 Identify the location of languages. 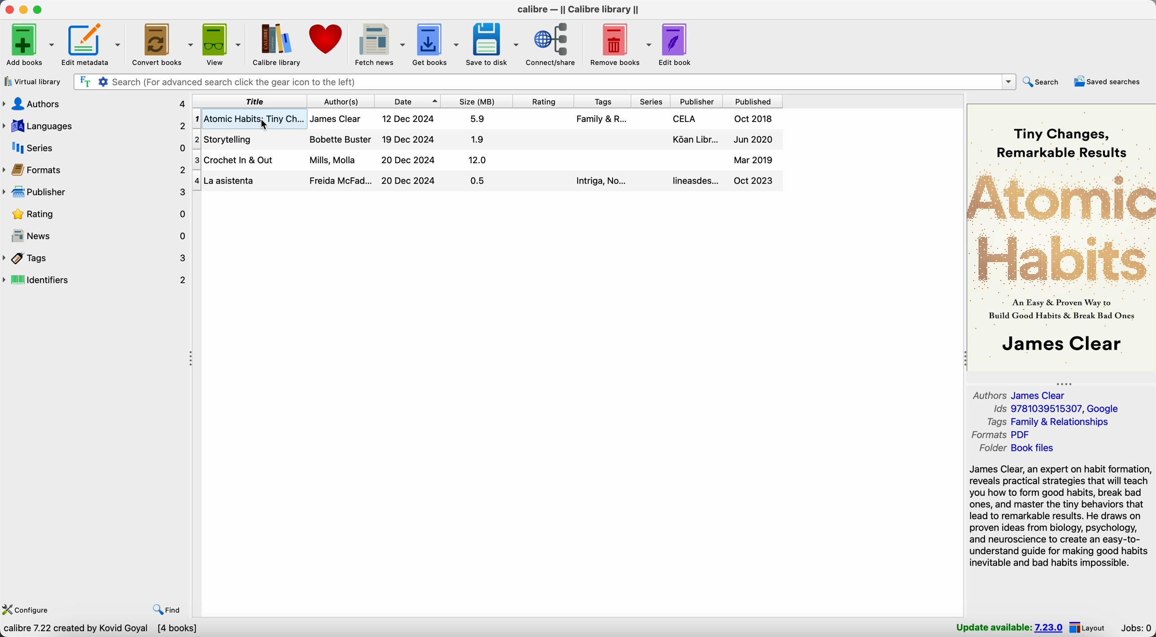
(95, 125).